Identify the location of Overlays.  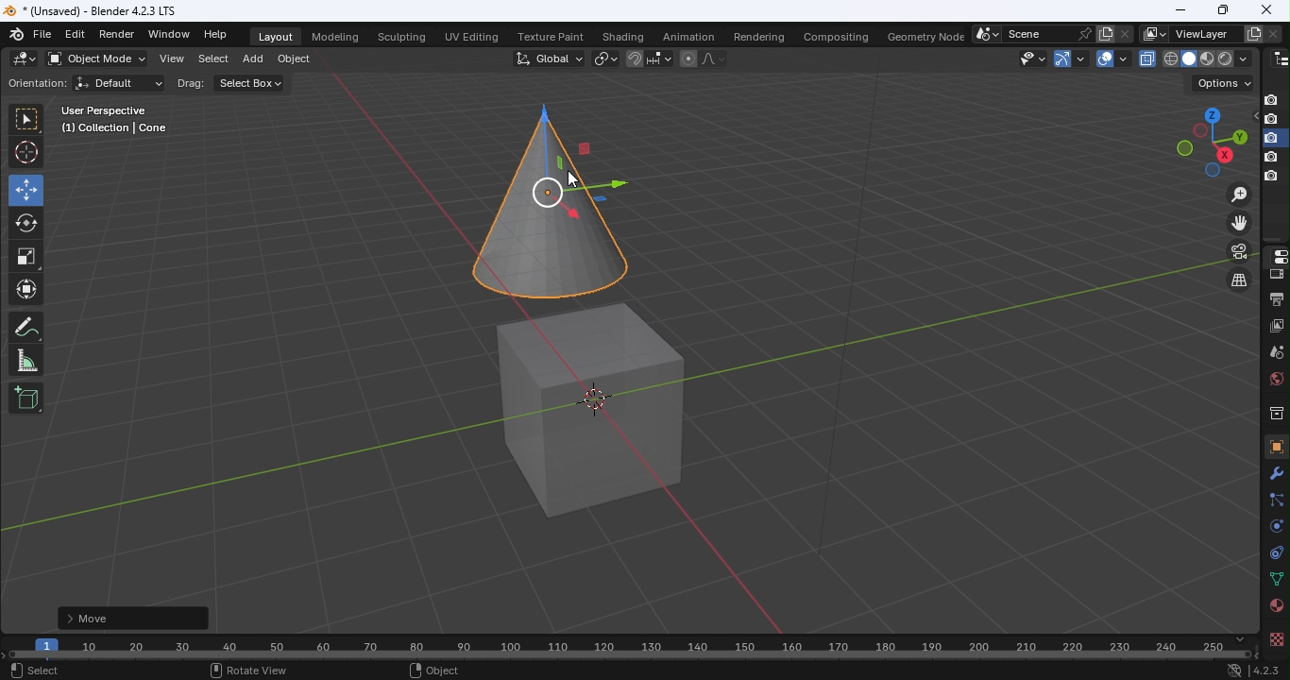
(1123, 59).